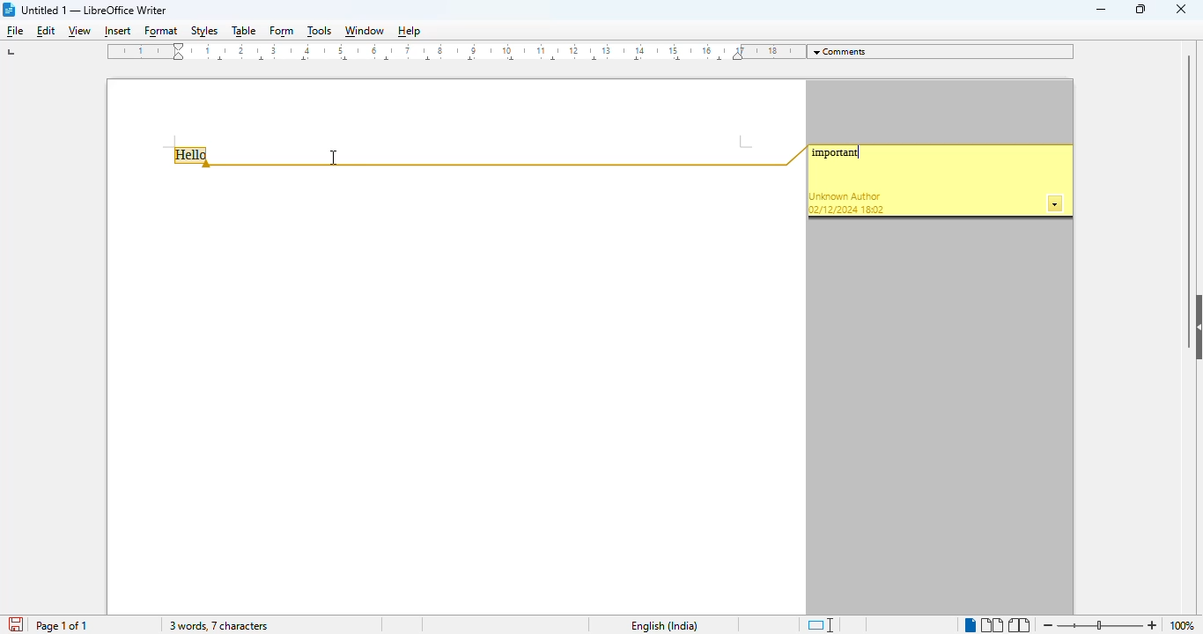 This screenshot has height=634, width=1203. What do you see at coordinates (1056, 204) in the screenshot?
I see `activate this button to open a list of actions which can be performed on this comment and other comments` at bounding box center [1056, 204].